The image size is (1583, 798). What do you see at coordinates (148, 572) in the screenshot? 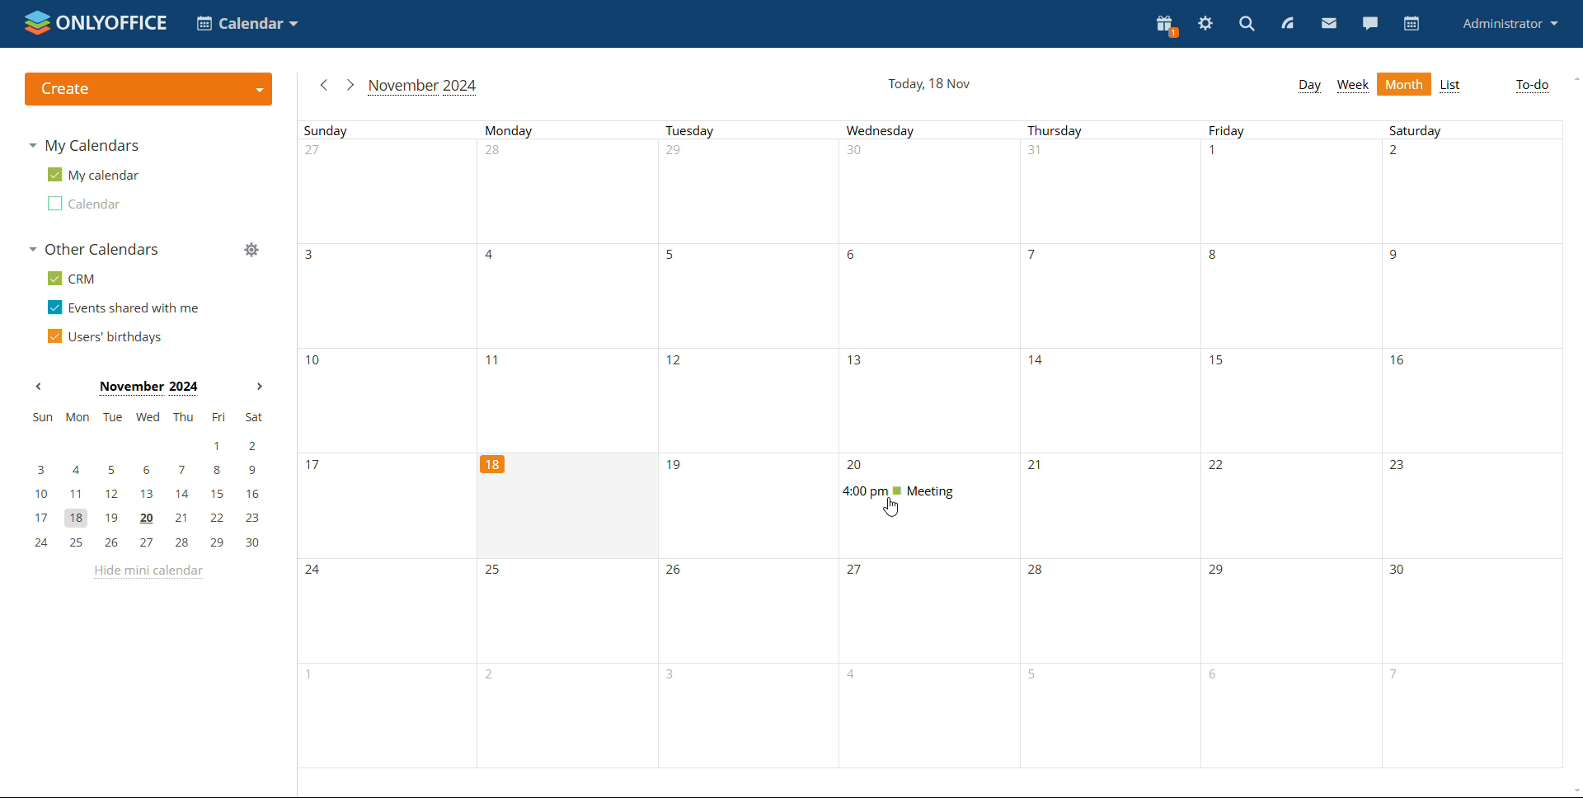
I see `hide mini calendar` at bounding box center [148, 572].